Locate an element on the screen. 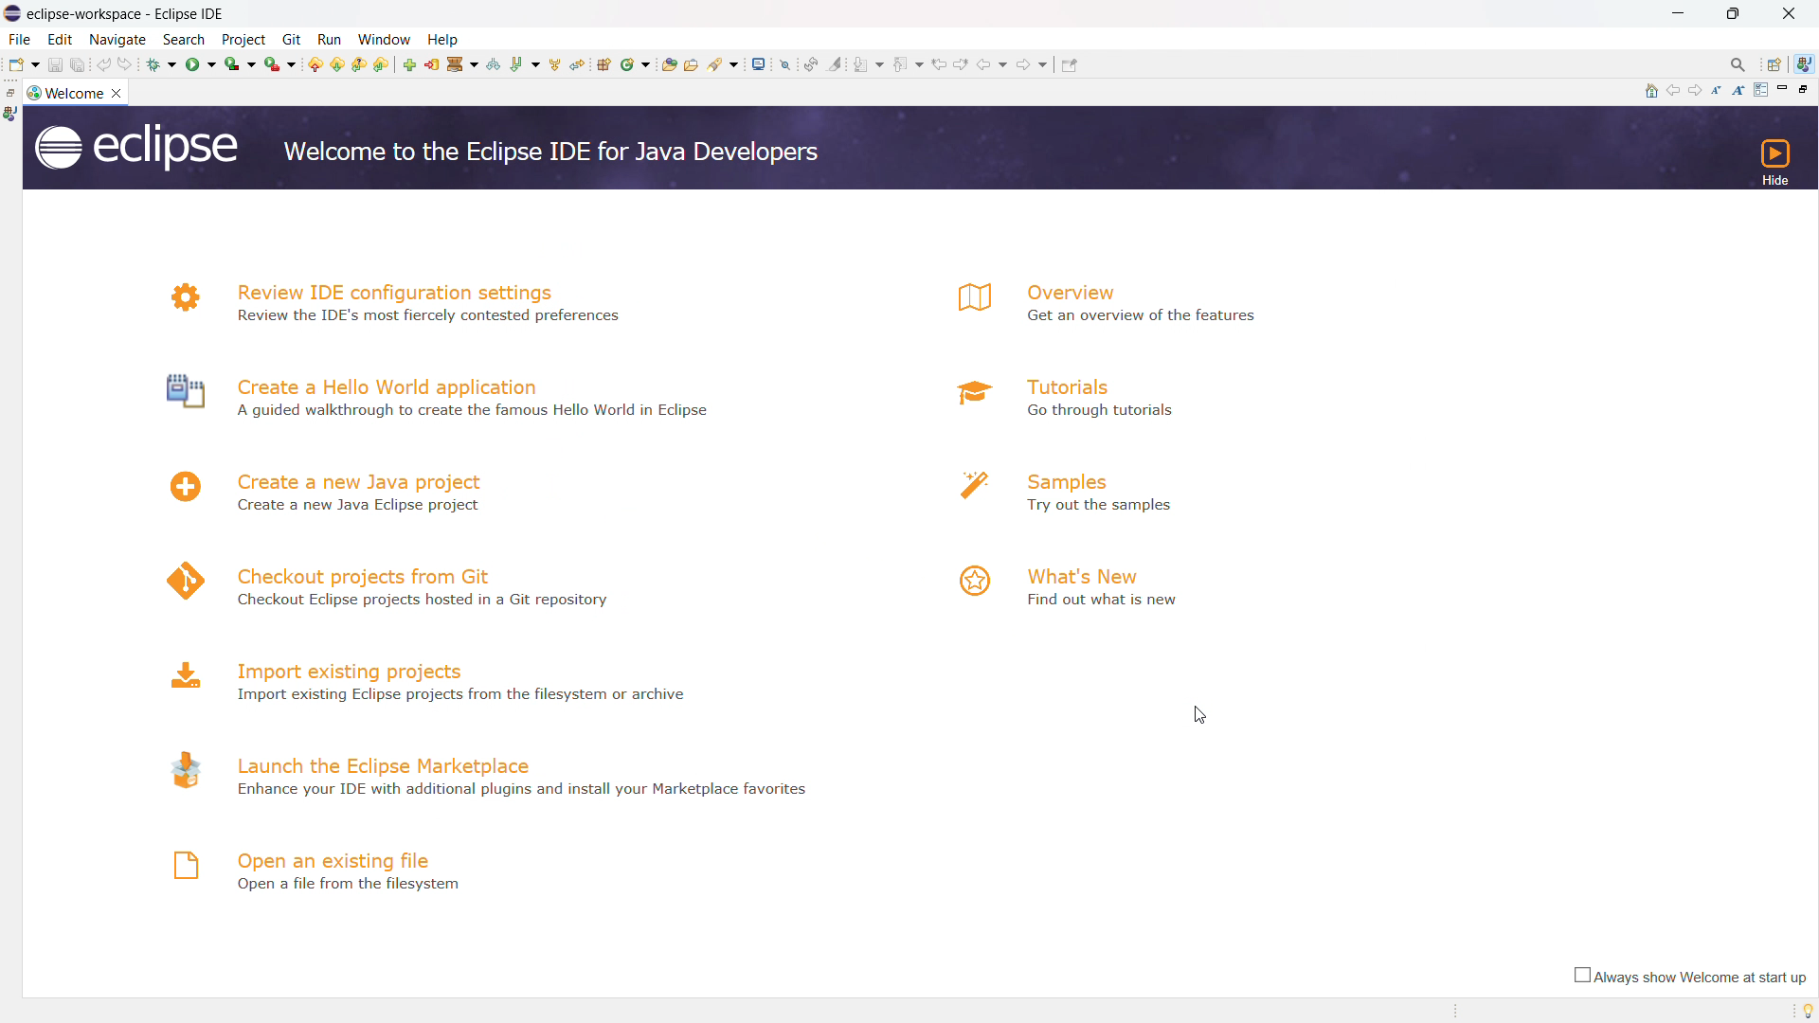 The width and height of the screenshot is (1819, 1023). java is located at coordinates (11, 115).